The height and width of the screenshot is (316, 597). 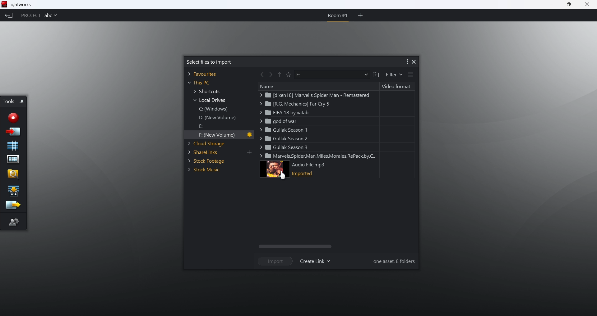 What do you see at coordinates (22, 4) in the screenshot?
I see `lightworks` at bounding box center [22, 4].